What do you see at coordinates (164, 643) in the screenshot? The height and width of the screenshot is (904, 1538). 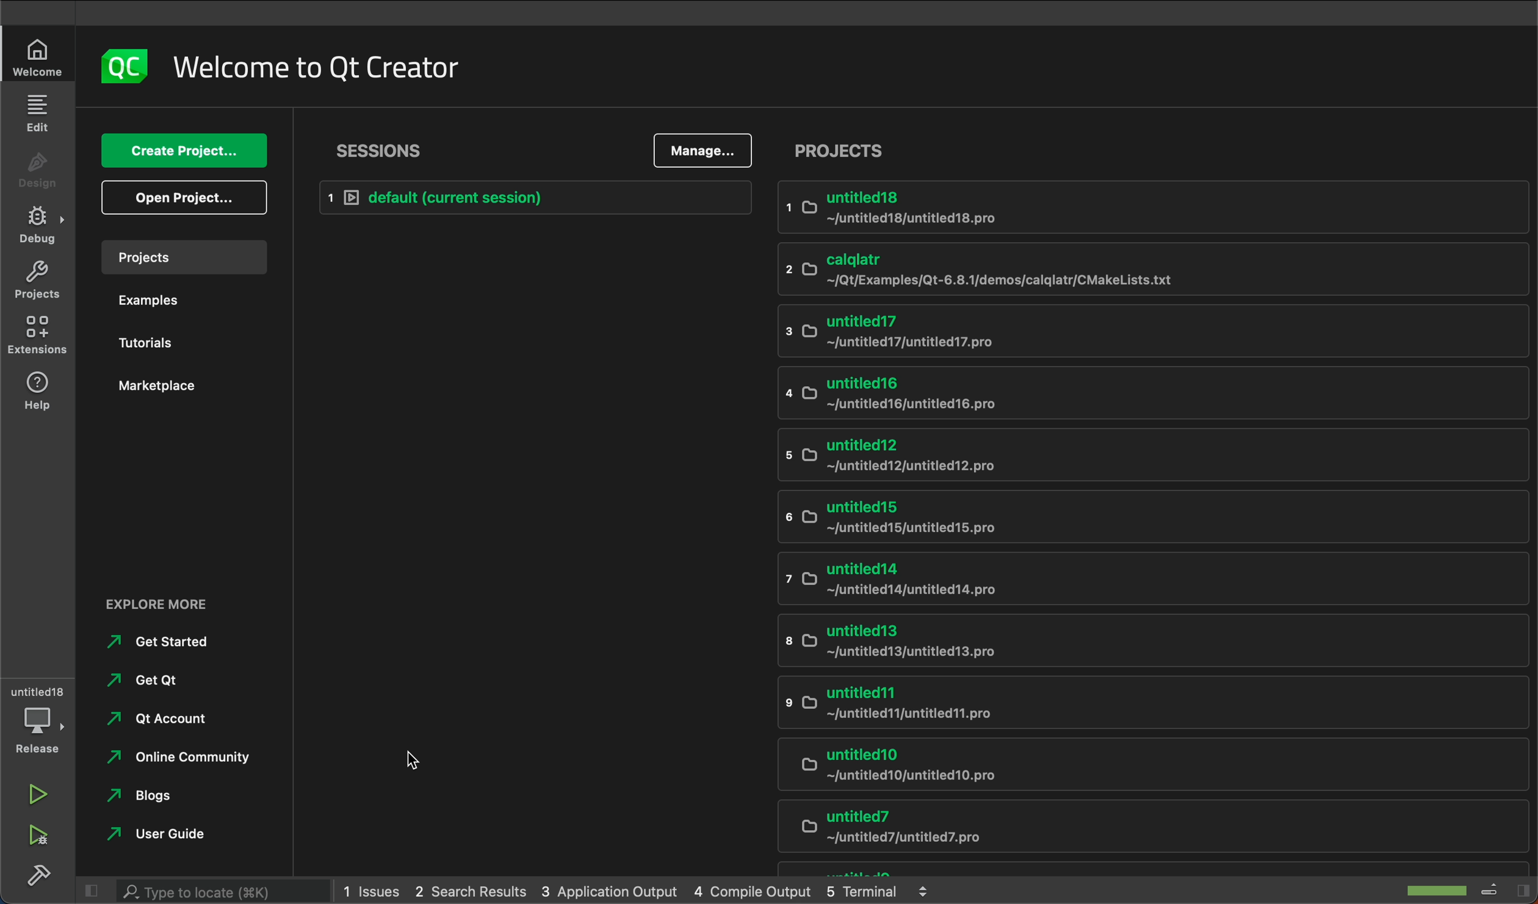 I see `started` at bounding box center [164, 643].